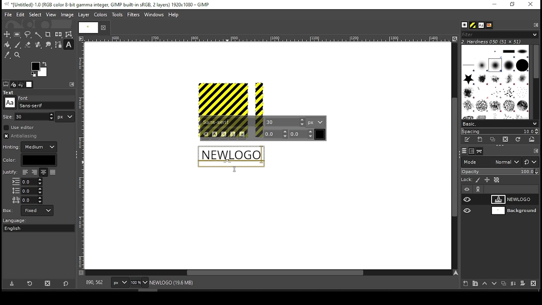 The width and height of the screenshot is (542, 305). What do you see at coordinates (10, 92) in the screenshot?
I see `text` at bounding box center [10, 92].